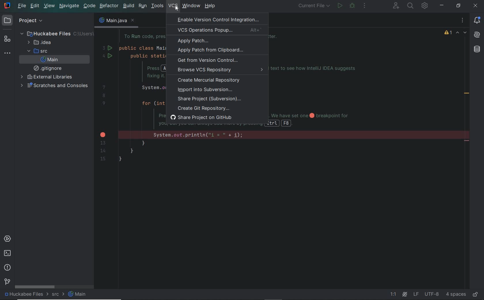 Image resolution: width=484 pixels, height=300 pixels. What do you see at coordinates (55, 33) in the screenshot?
I see `Huckabee Files` at bounding box center [55, 33].